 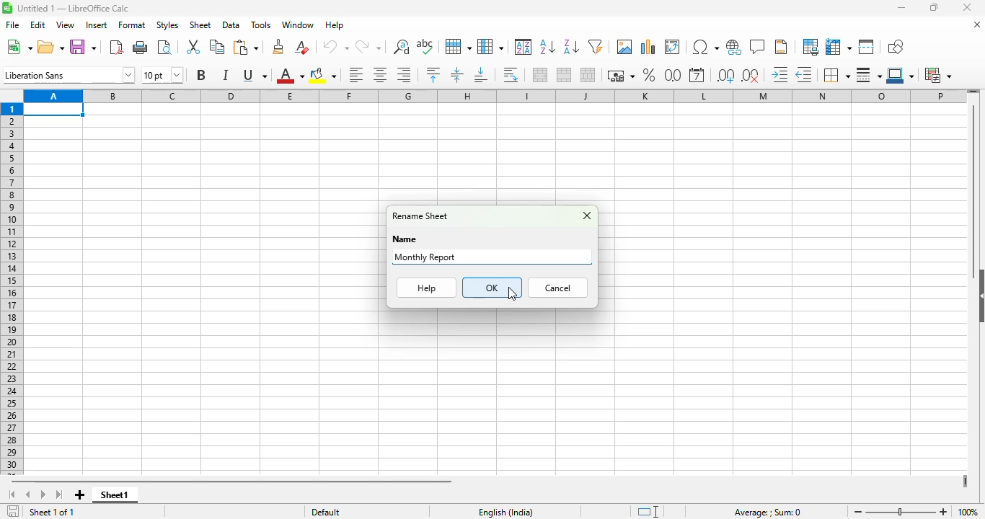 I want to click on decrease indent, so click(x=803, y=74).